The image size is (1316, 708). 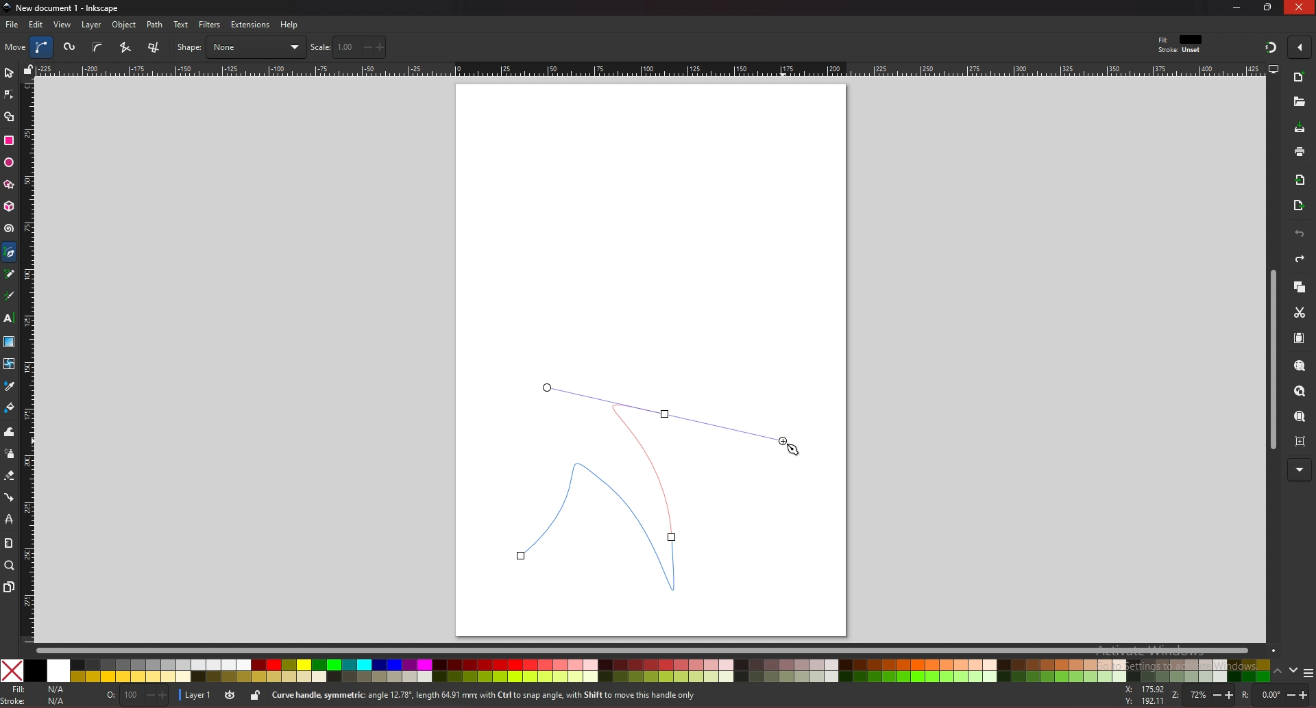 I want to click on pen, so click(x=12, y=253).